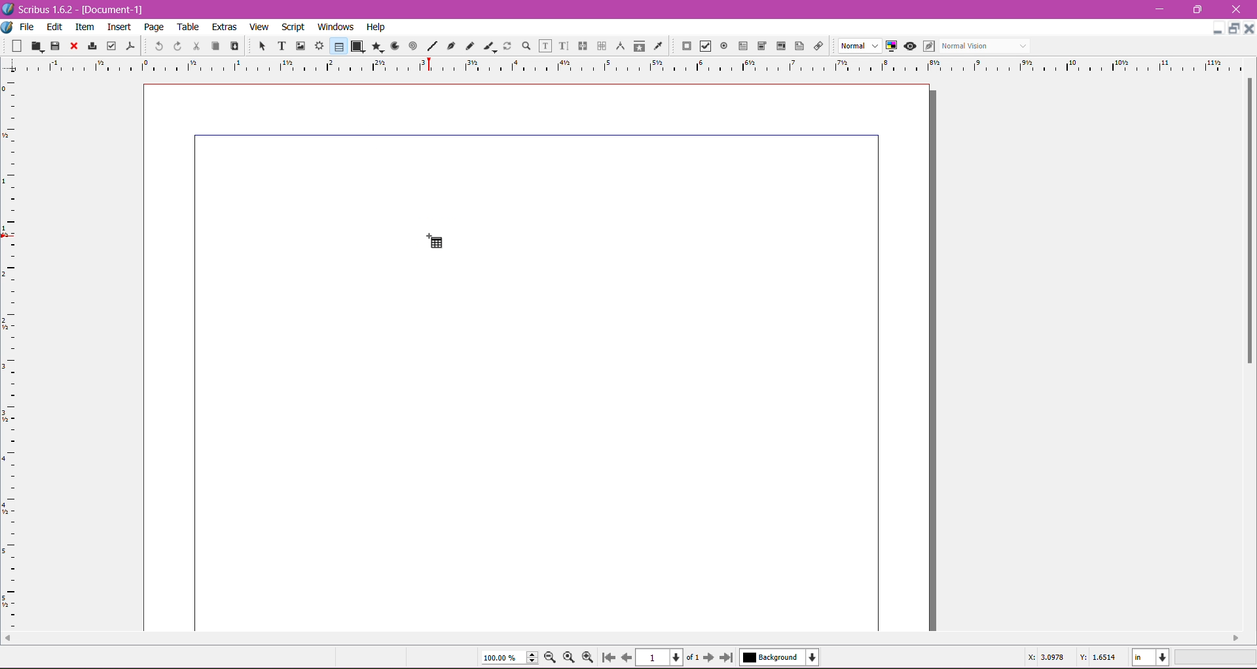  I want to click on Undo, so click(157, 45).